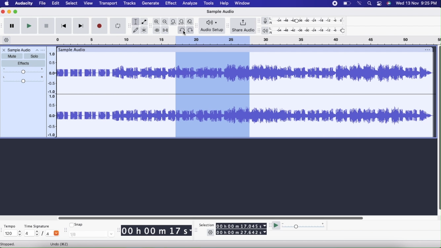 The height and width of the screenshot is (248, 441). I want to click on Zoom in, so click(156, 21).